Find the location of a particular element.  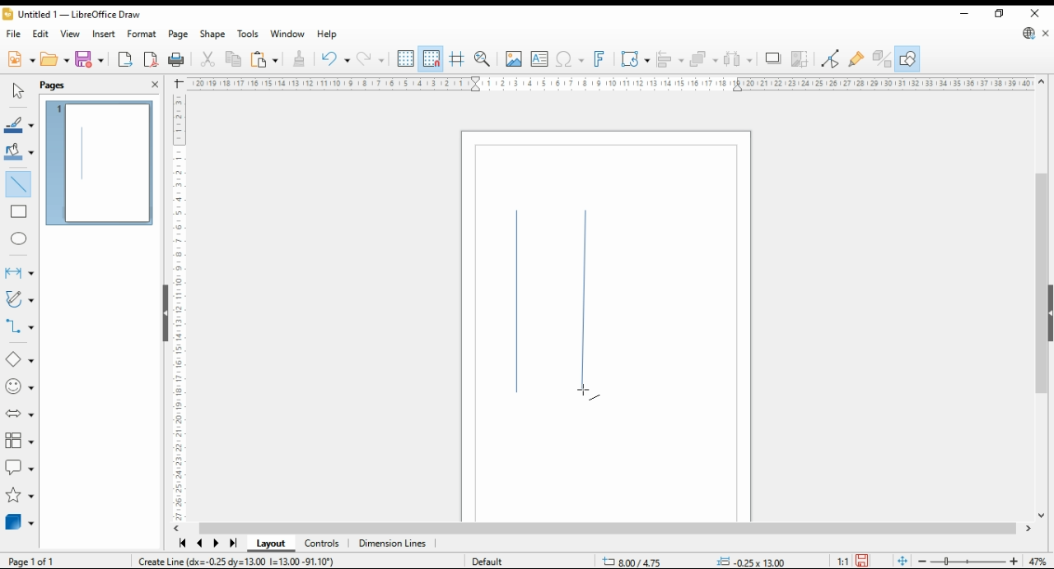

line color is located at coordinates (20, 125).